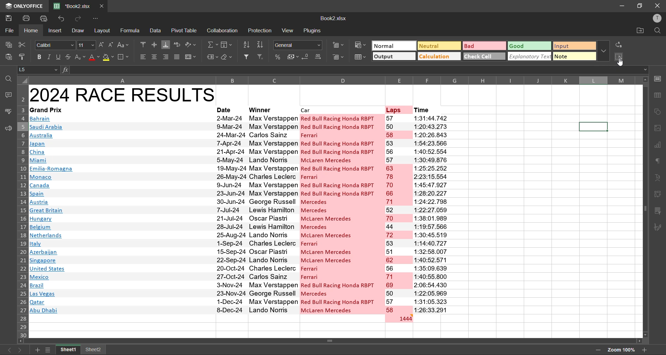  What do you see at coordinates (657, 228) in the screenshot?
I see `signature` at bounding box center [657, 228].